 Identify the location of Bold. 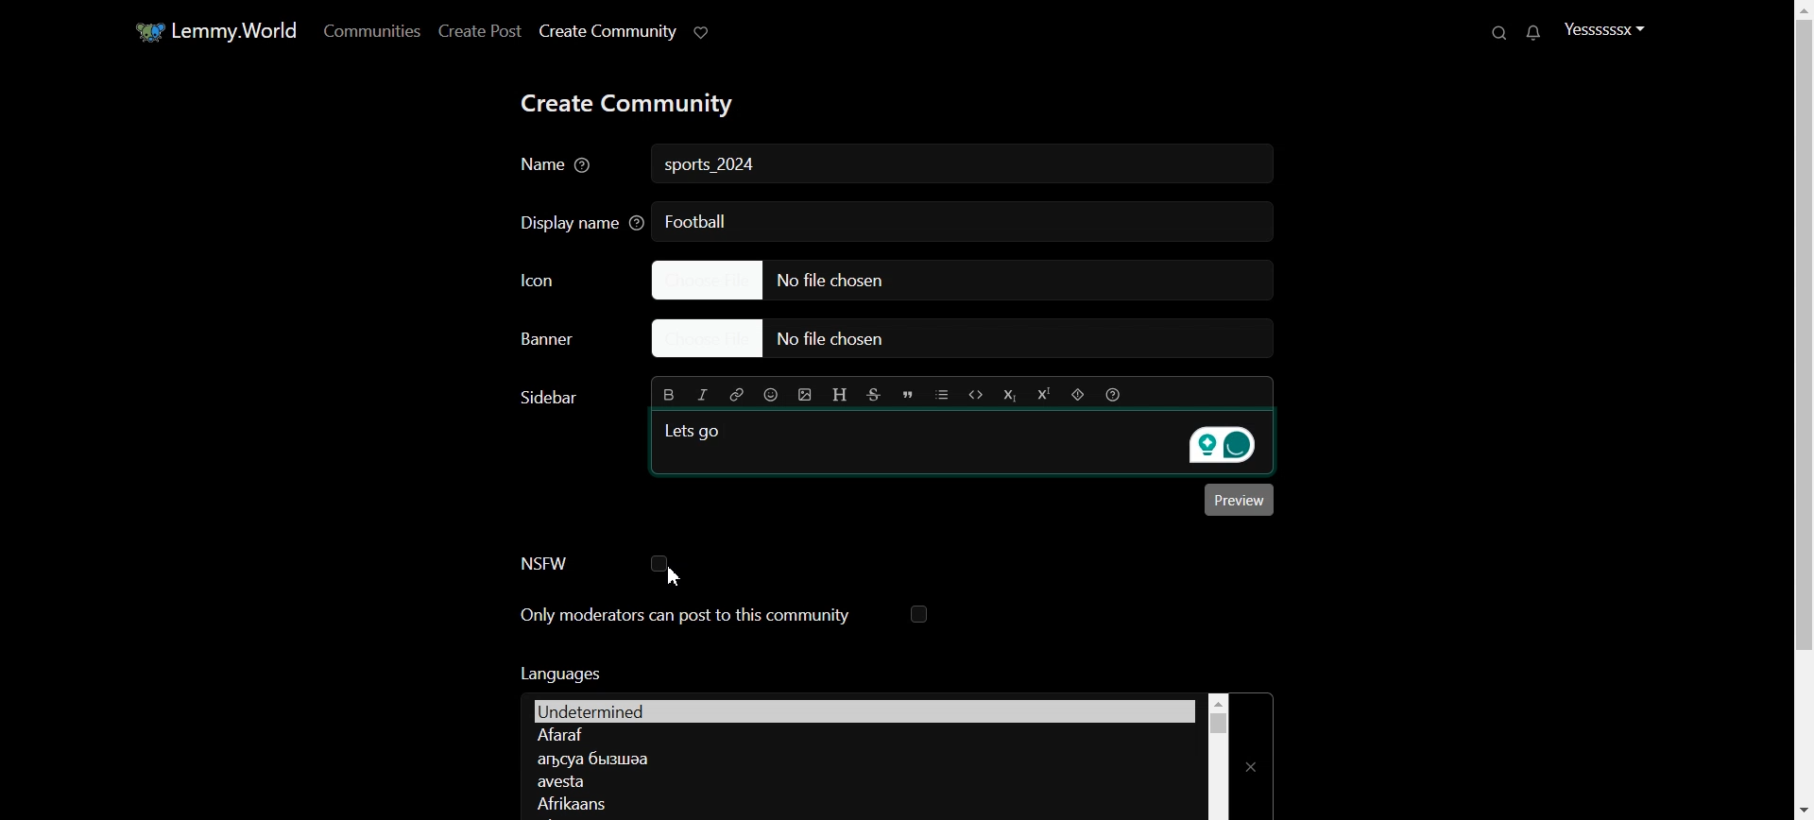
(670, 393).